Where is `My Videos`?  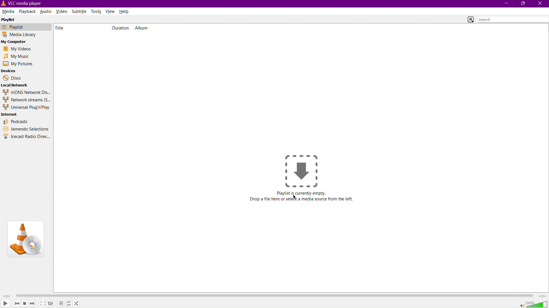
My Videos is located at coordinates (18, 49).